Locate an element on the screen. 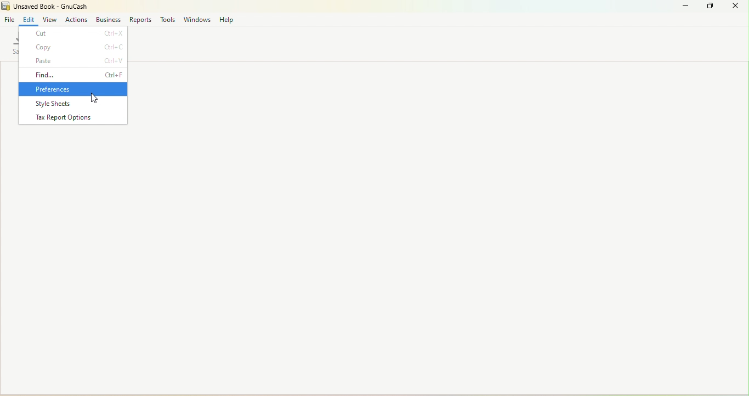 This screenshot has width=749, height=396. Maximize is located at coordinates (708, 7).